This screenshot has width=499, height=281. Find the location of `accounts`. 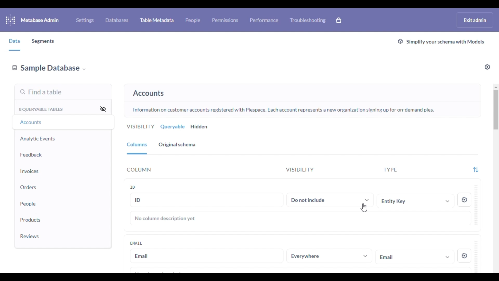

accounts is located at coordinates (32, 122).